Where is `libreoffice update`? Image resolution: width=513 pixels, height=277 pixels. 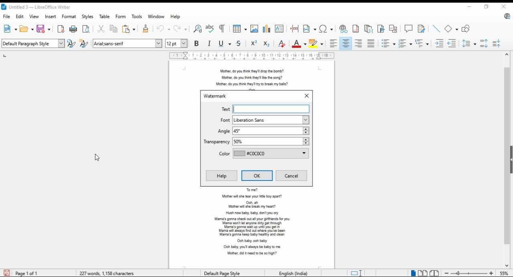
libreoffice update is located at coordinates (506, 16).